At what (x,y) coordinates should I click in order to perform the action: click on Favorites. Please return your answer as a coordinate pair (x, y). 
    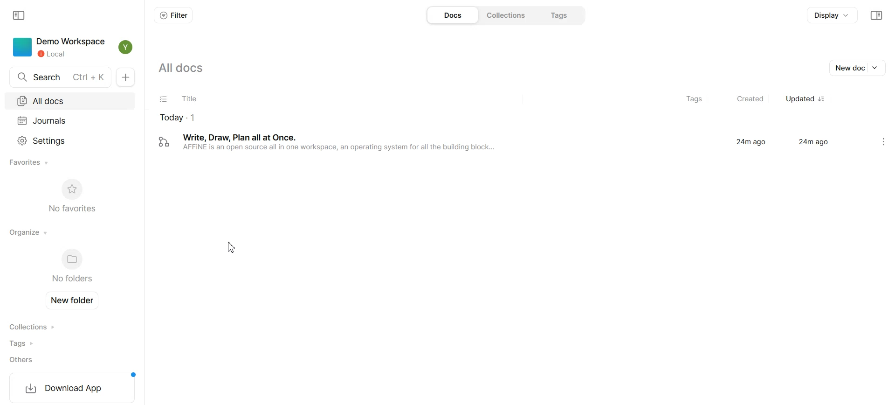
    Looking at the image, I should click on (30, 163).